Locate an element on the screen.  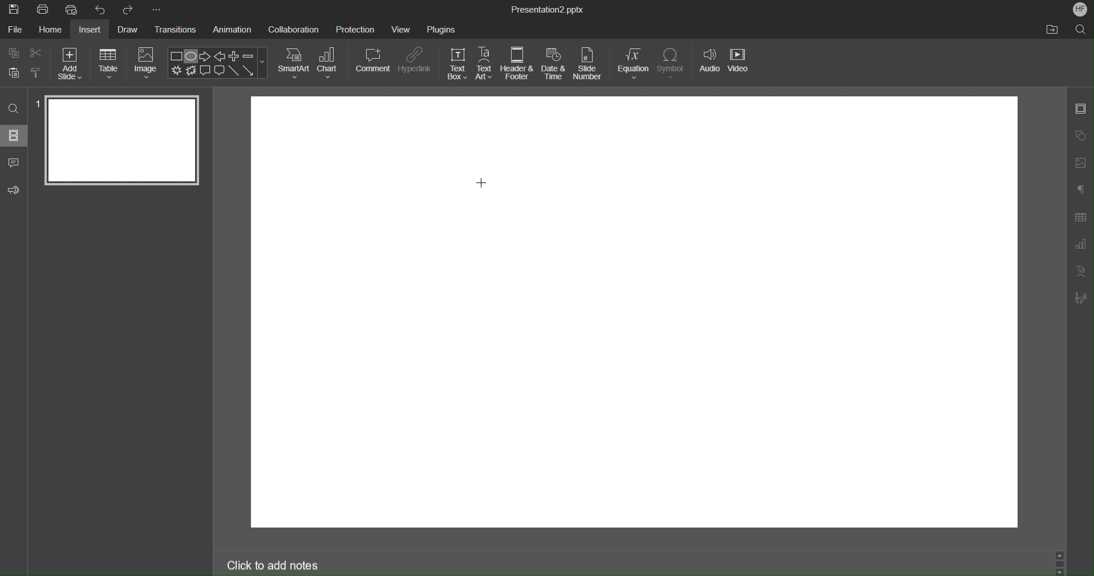
Table is located at coordinates (108, 63).